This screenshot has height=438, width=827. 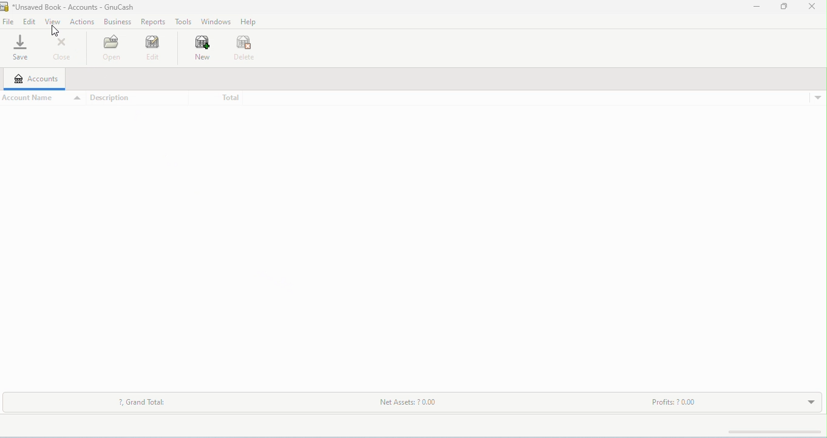 I want to click on business, so click(x=118, y=21).